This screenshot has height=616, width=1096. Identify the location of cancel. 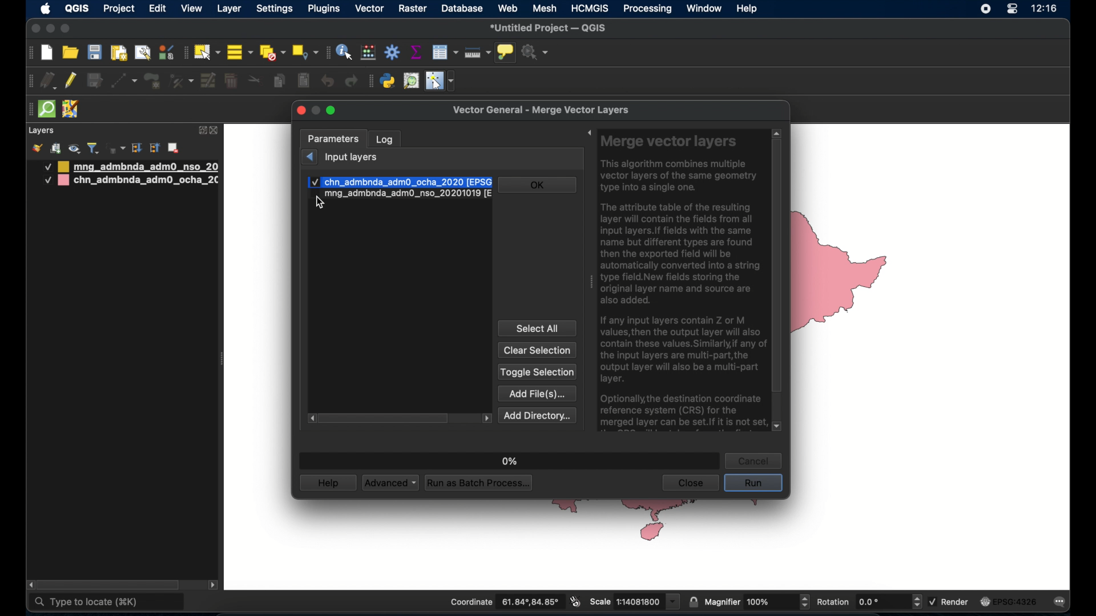
(755, 460).